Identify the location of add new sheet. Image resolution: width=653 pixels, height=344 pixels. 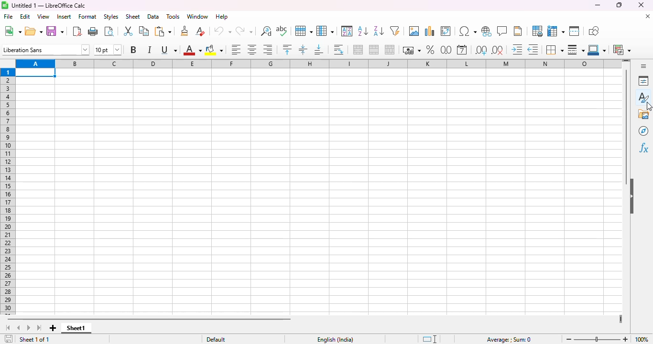
(53, 328).